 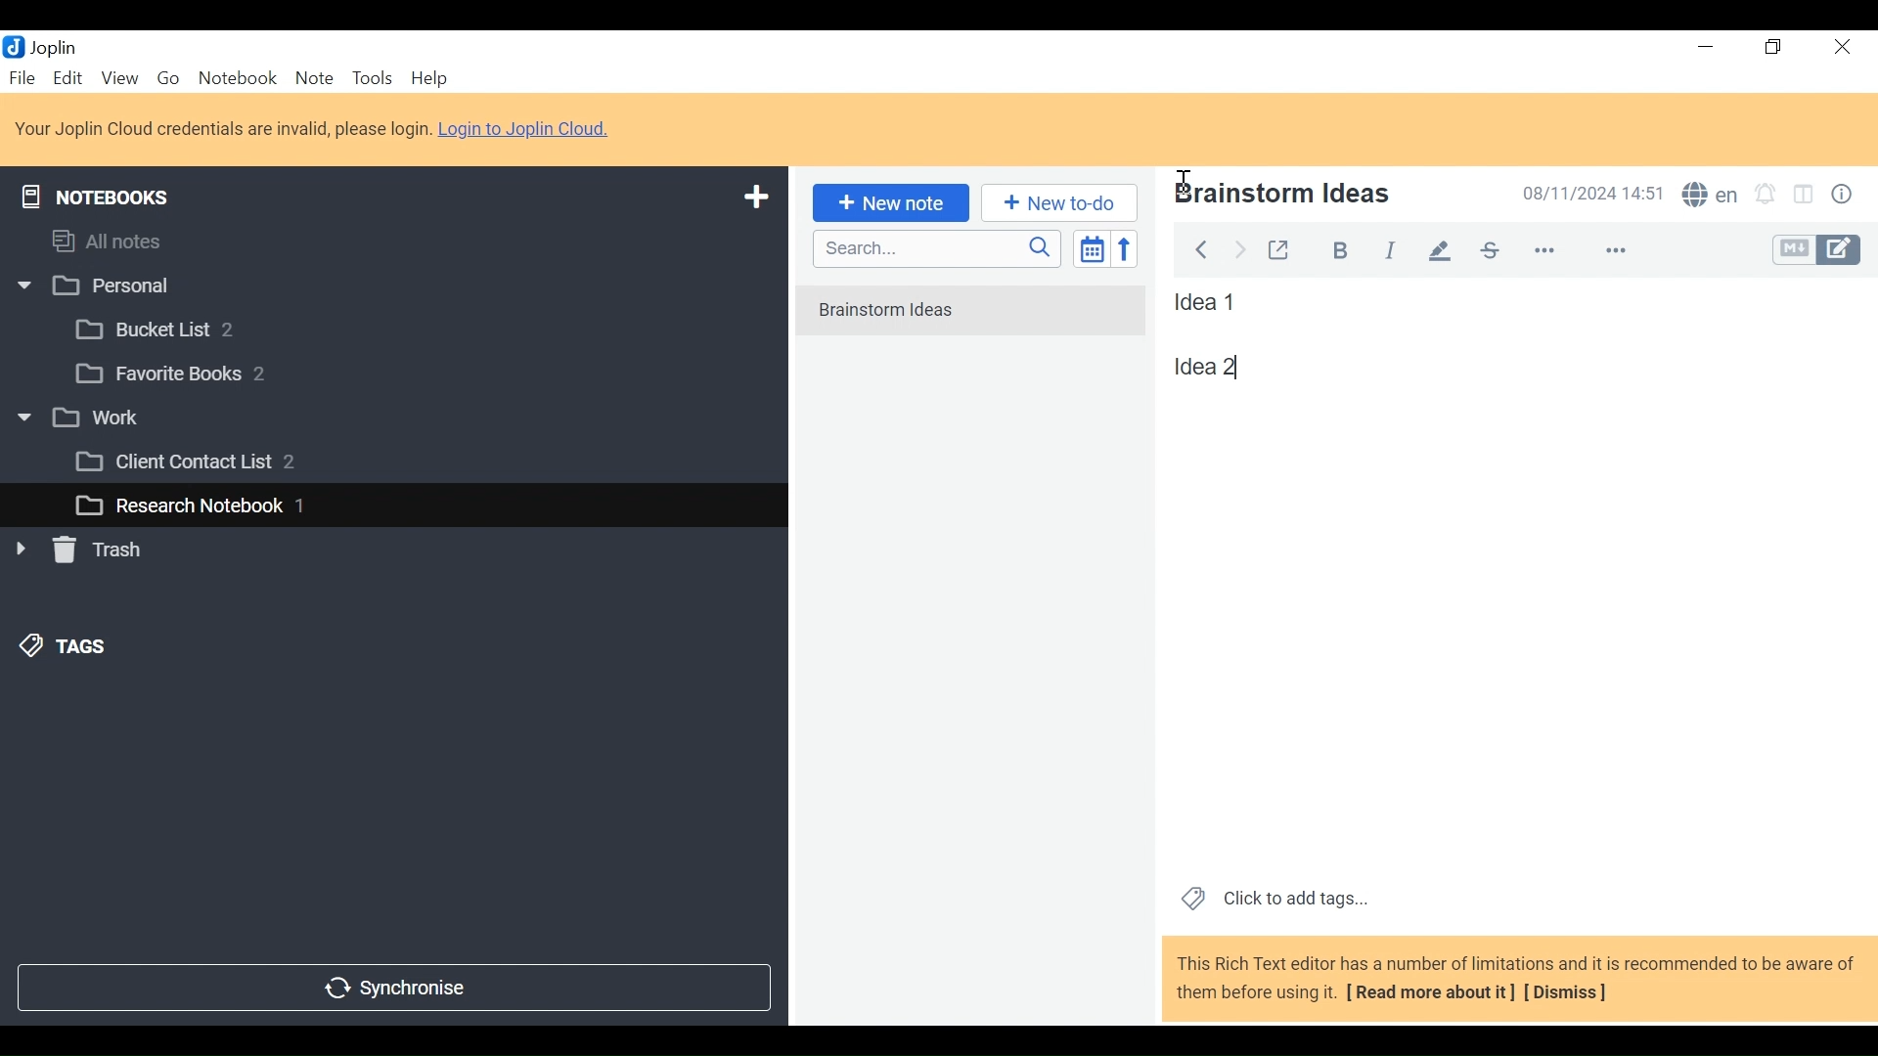 I want to click on Add New Notebook, so click(x=754, y=198).